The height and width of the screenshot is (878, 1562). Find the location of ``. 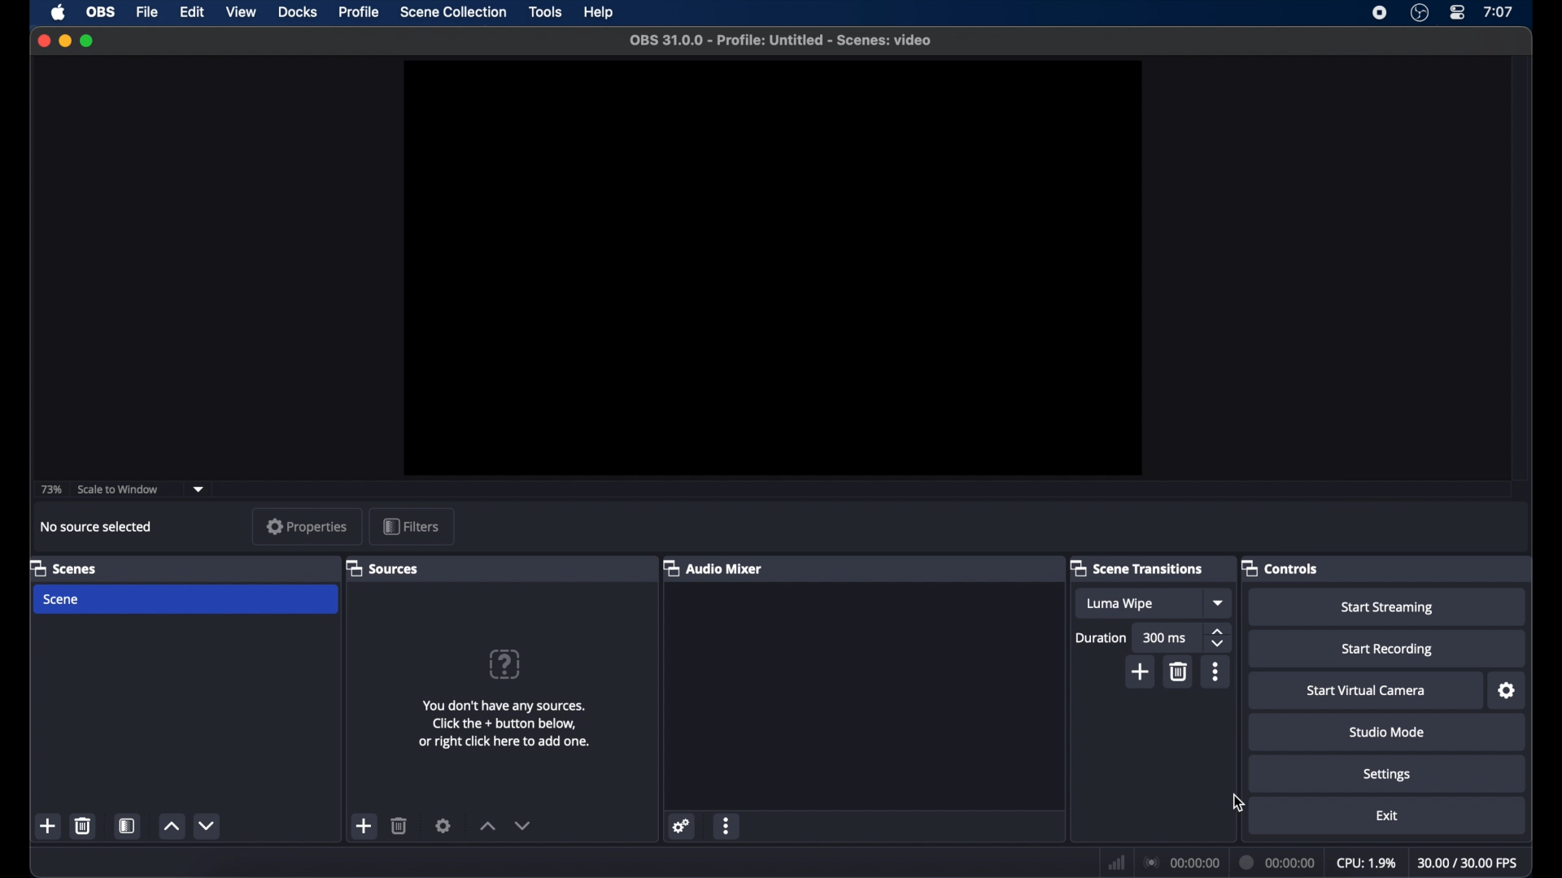

 is located at coordinates (504, 664).